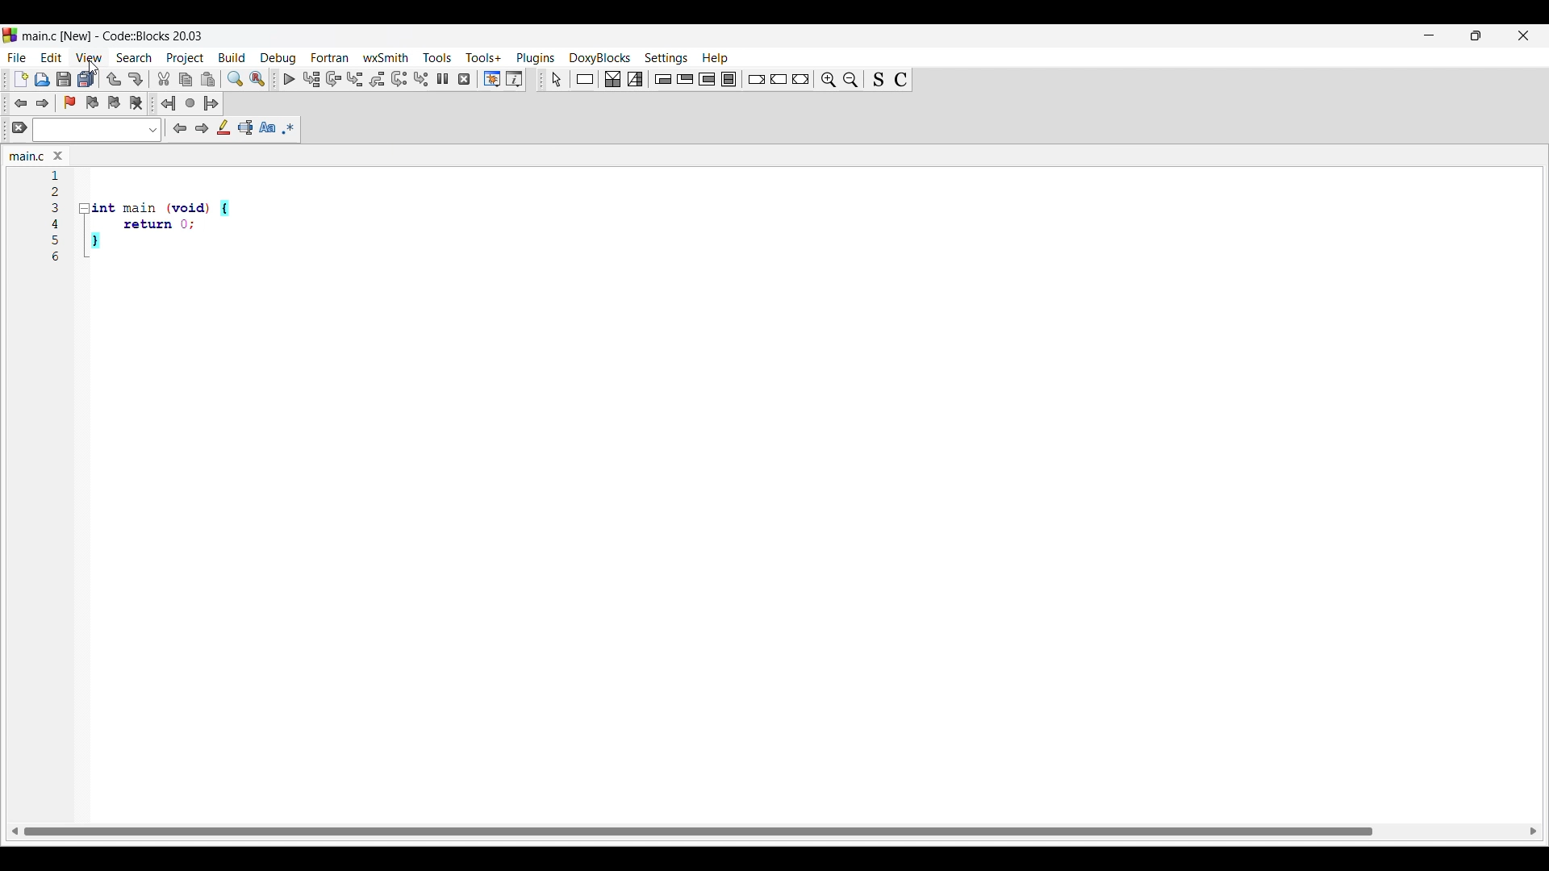 This screenshot has height=871, width=1549. Describe the element at coordinates (86, 79) in the screenshot. I see `Save everything` at that location.